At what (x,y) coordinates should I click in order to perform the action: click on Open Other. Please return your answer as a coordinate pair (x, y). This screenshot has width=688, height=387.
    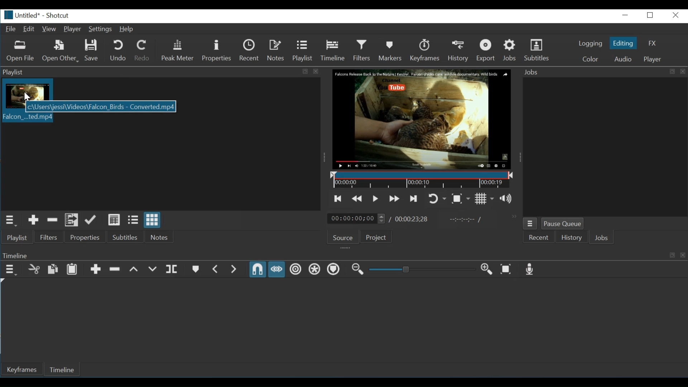
    Looking at the image, I should click on (61, 51).